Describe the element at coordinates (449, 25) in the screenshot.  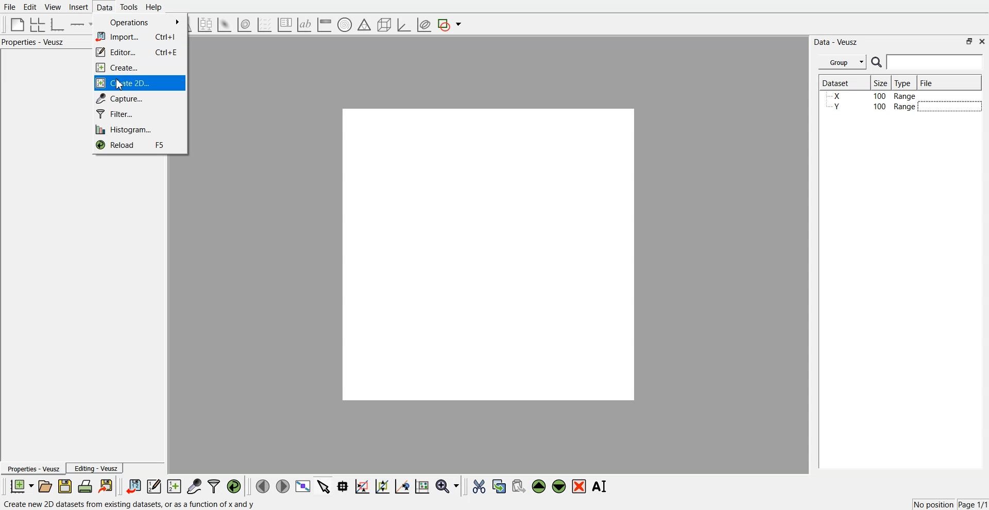
I see `Add shape to the plot` at that location.